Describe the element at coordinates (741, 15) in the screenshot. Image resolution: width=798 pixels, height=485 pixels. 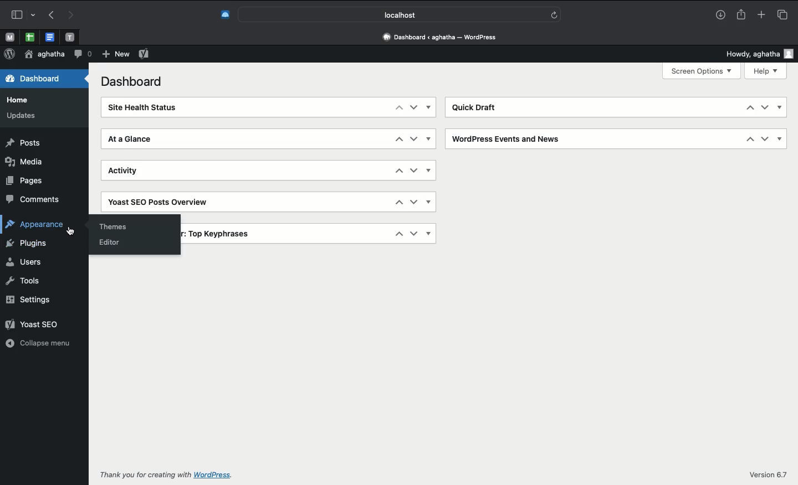
I see `Share` at that location.